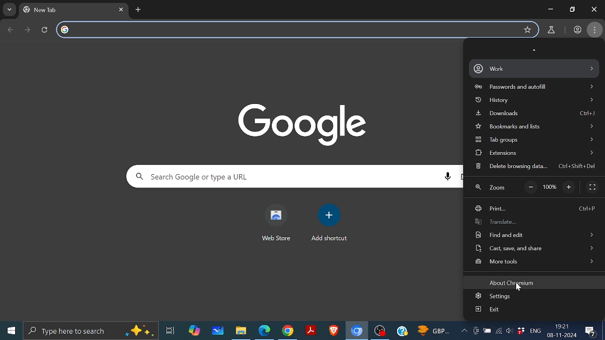 The image size is (605, 340). Describe the element at coordinates (264, 330) in the screenshot. I see `Microsoft edge` at that location.